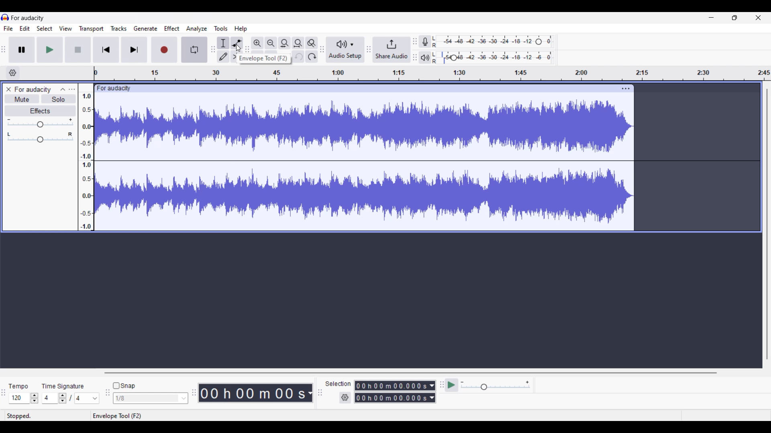  Describe the element at coordinates (298, 57) in the screenshot. I see `Undo` at that location.